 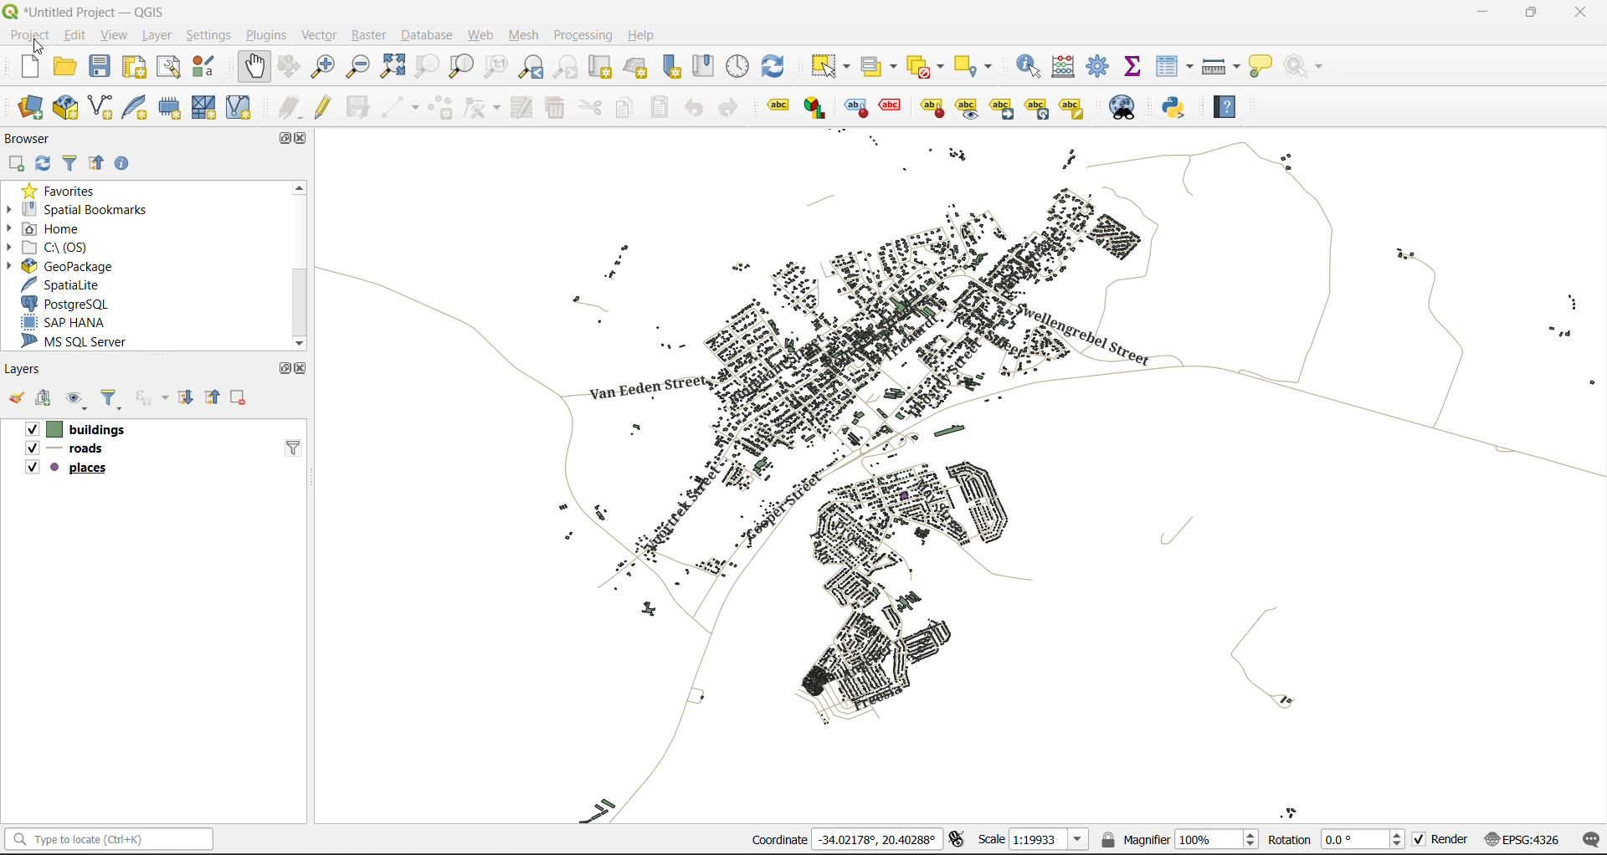 What do you see at coordinates (1133, 68) in the screenshot?
I see `statistical summary` at bounding box center [1133, 68].